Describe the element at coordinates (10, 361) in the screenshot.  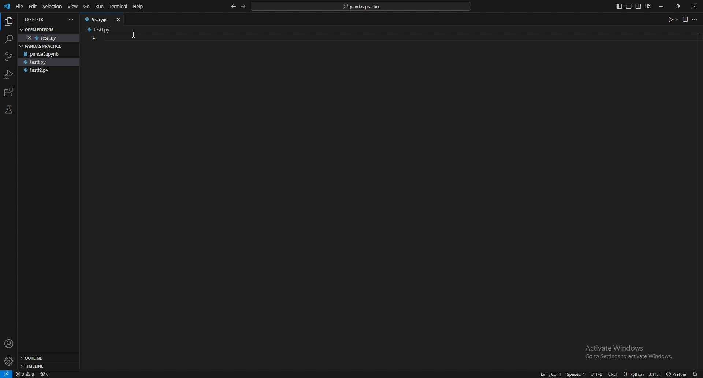
I see `settings` at that location.